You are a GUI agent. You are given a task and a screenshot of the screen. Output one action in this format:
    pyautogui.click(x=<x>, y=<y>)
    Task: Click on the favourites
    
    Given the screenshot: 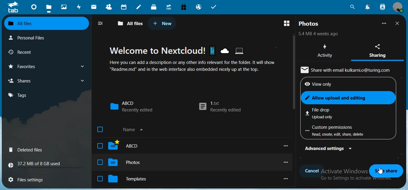 What is the action you would take?
    pyautogui.click(x=46, y=66)
    